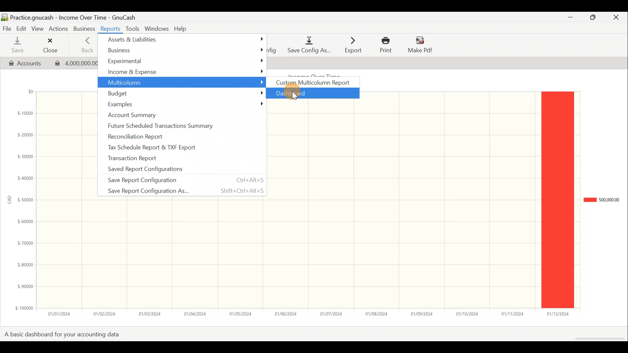 The height and width of the screenshot is (353, 628). I want to click on Budget, so click(184, 93).